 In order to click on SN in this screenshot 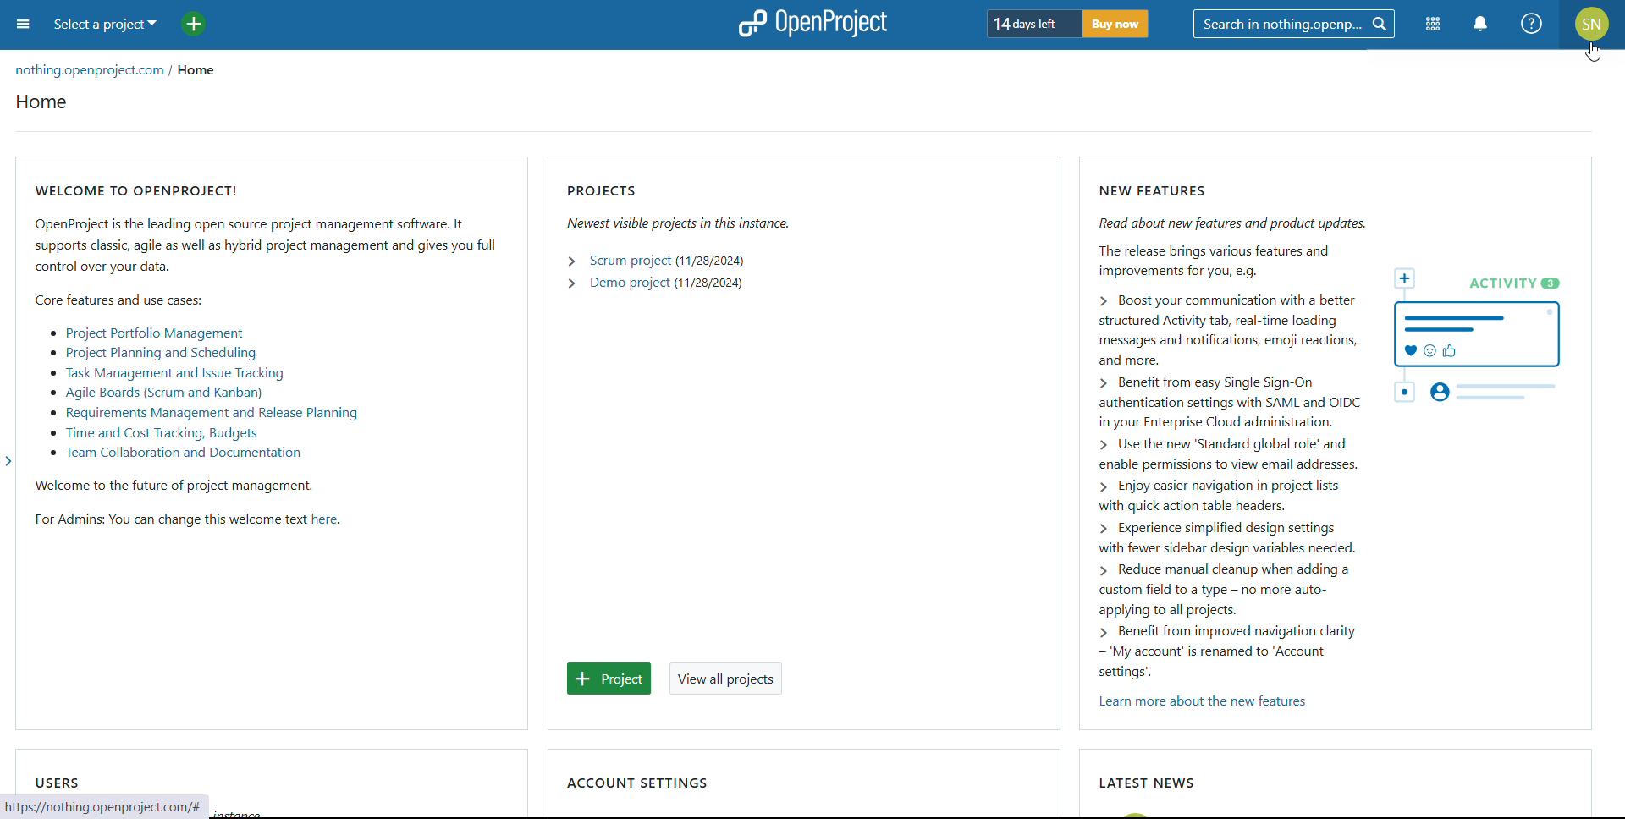, I will do `click(1594, 24)`.